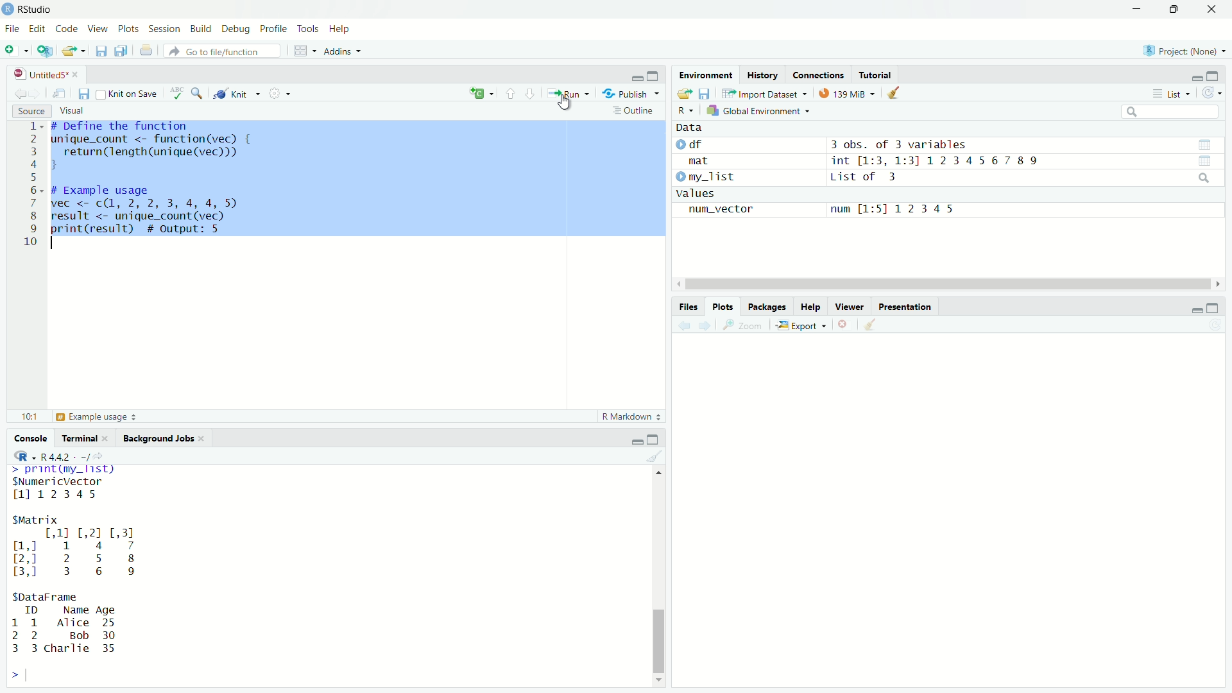 This screenshot has width=1232, height=693. I want to click on outline, so click(637, 111).